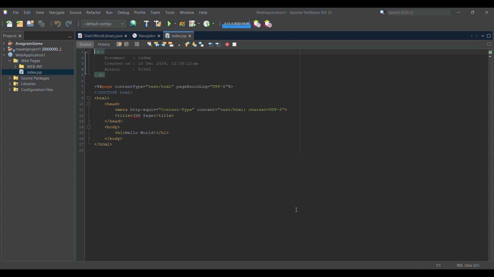 The image size is (494, 277). What do you see at coordinates (20, 36) in the screenshot?
I see `Close tab` at bounding box center [20, 36].